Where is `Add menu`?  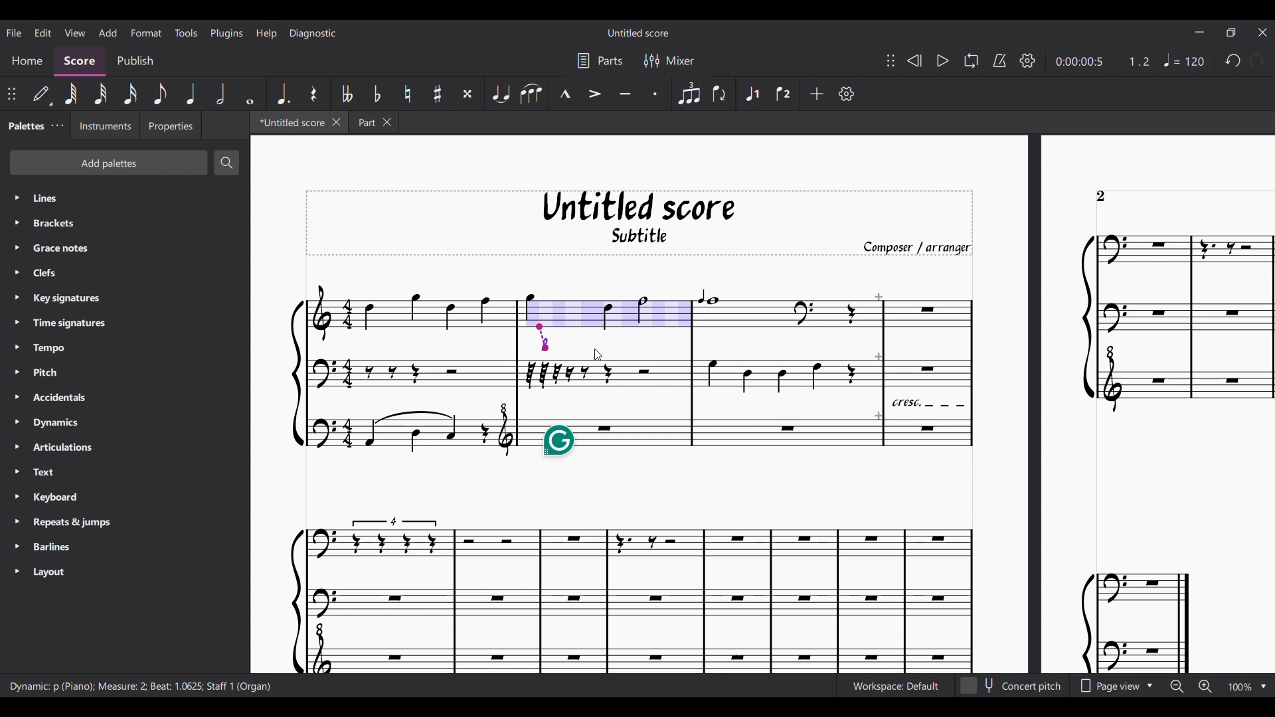
Add menu is located at coordinates (108, 33).